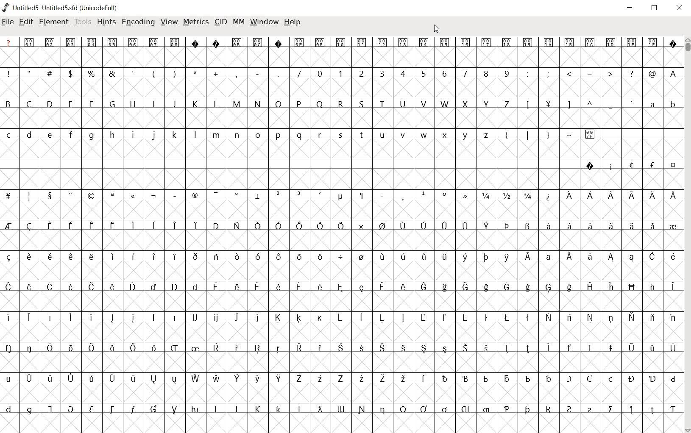  Describe the element at coordinates (507, 348) in the screenshot. I see `Symbol` at that location.